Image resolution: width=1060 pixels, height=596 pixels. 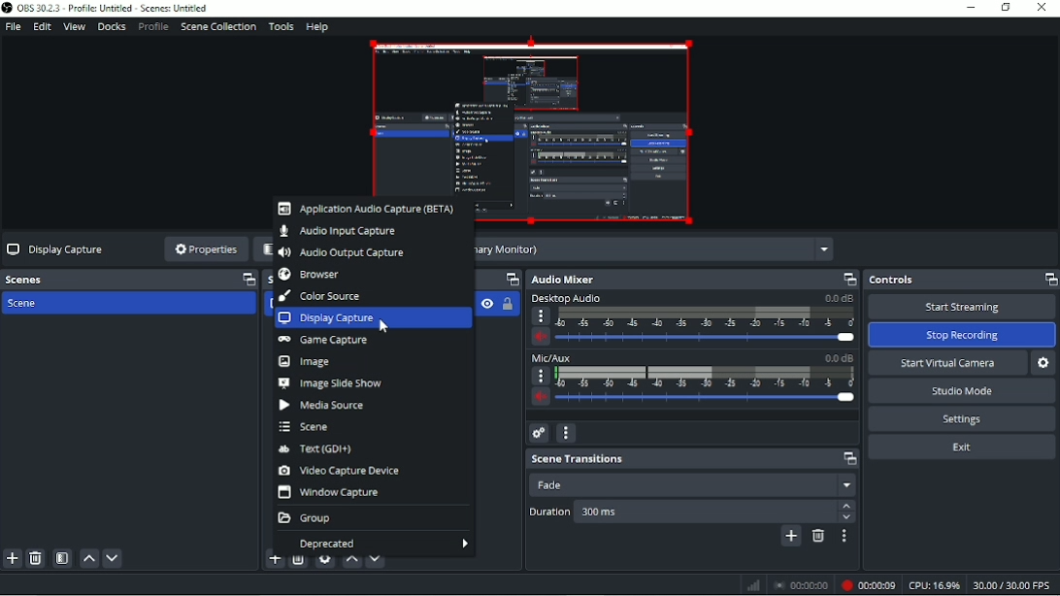 What do you see at coordinates (42, 26) in the screenshot?
I see `Edit` at bounding box center [42, 26].